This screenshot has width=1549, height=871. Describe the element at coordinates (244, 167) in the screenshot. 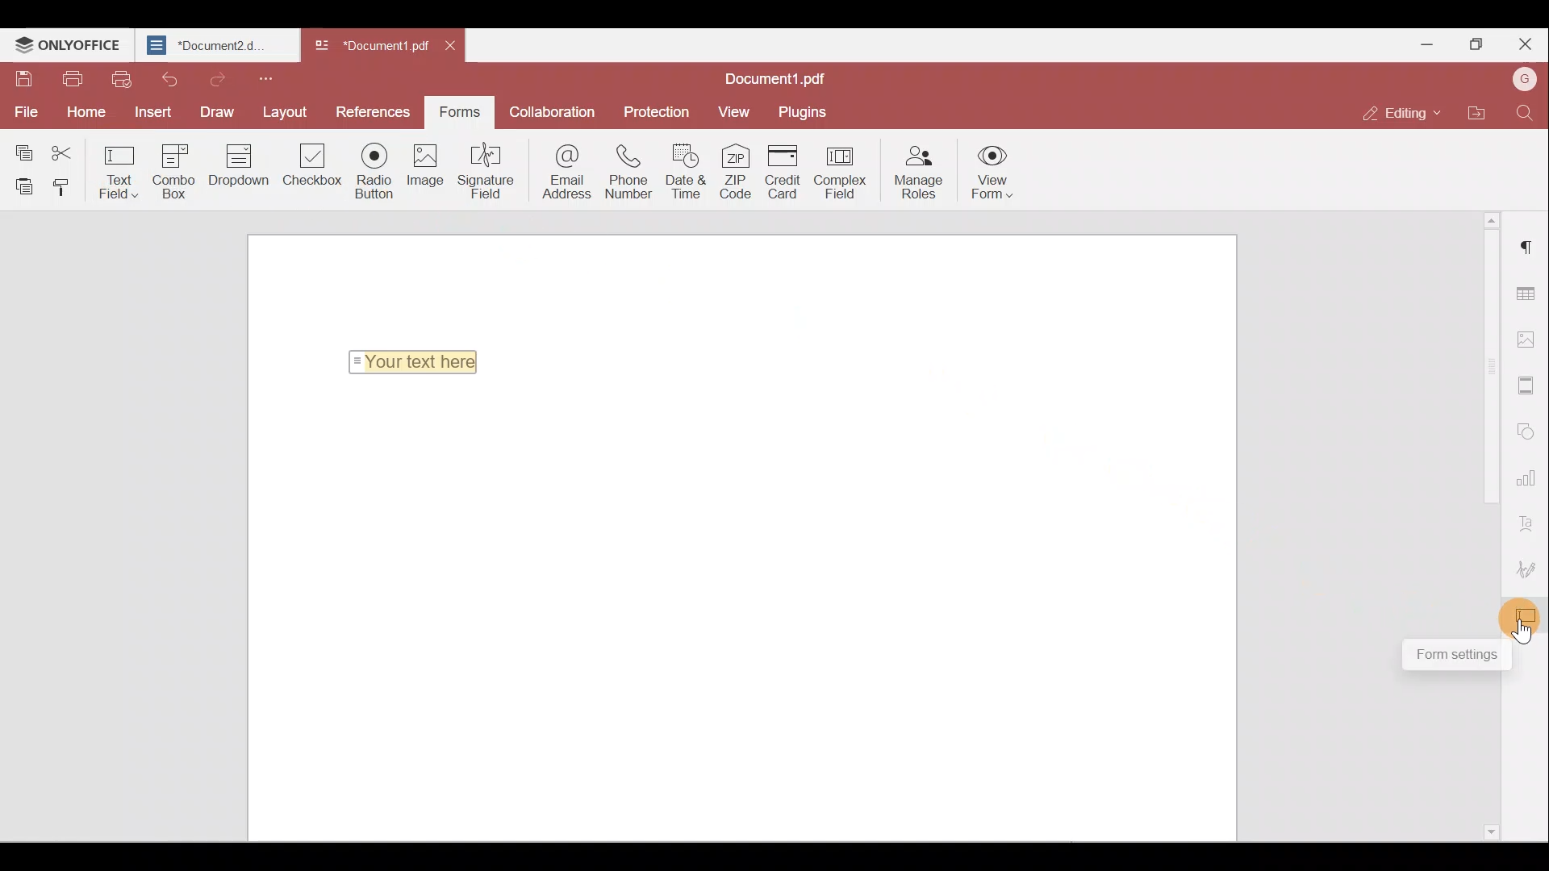

I see `Drop down` at that location.